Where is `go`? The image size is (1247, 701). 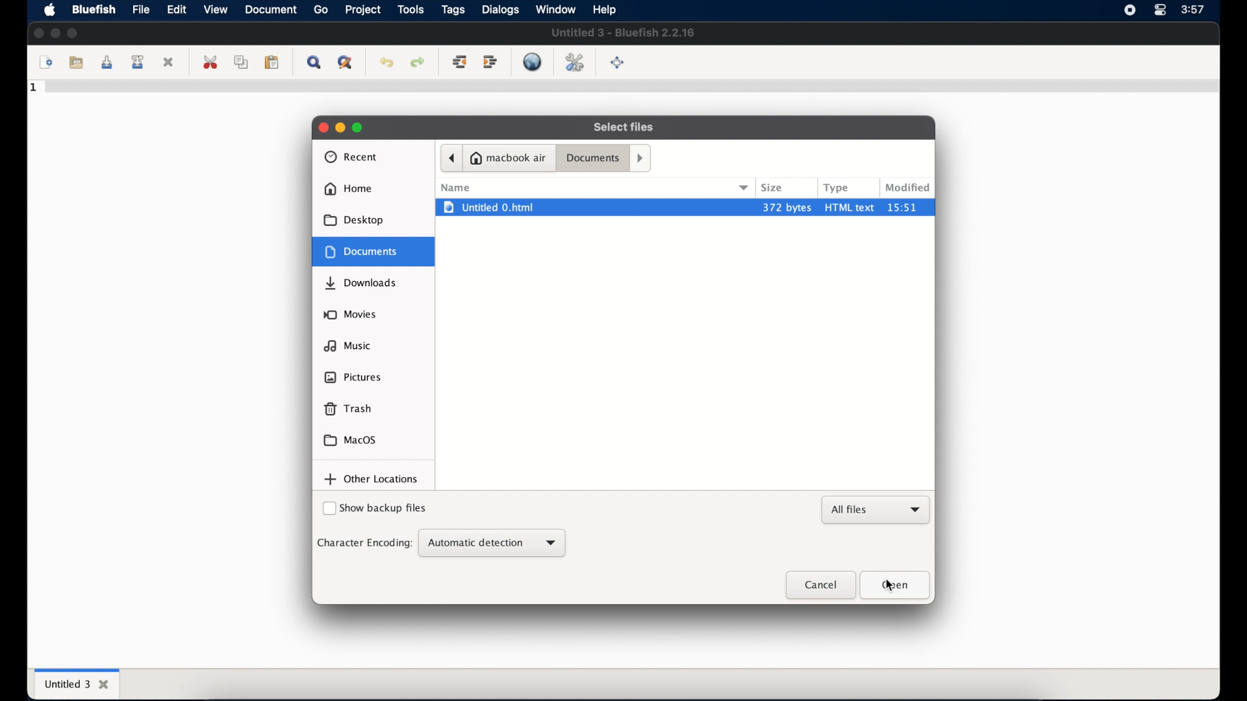 go is located at coordinates (321, 10).